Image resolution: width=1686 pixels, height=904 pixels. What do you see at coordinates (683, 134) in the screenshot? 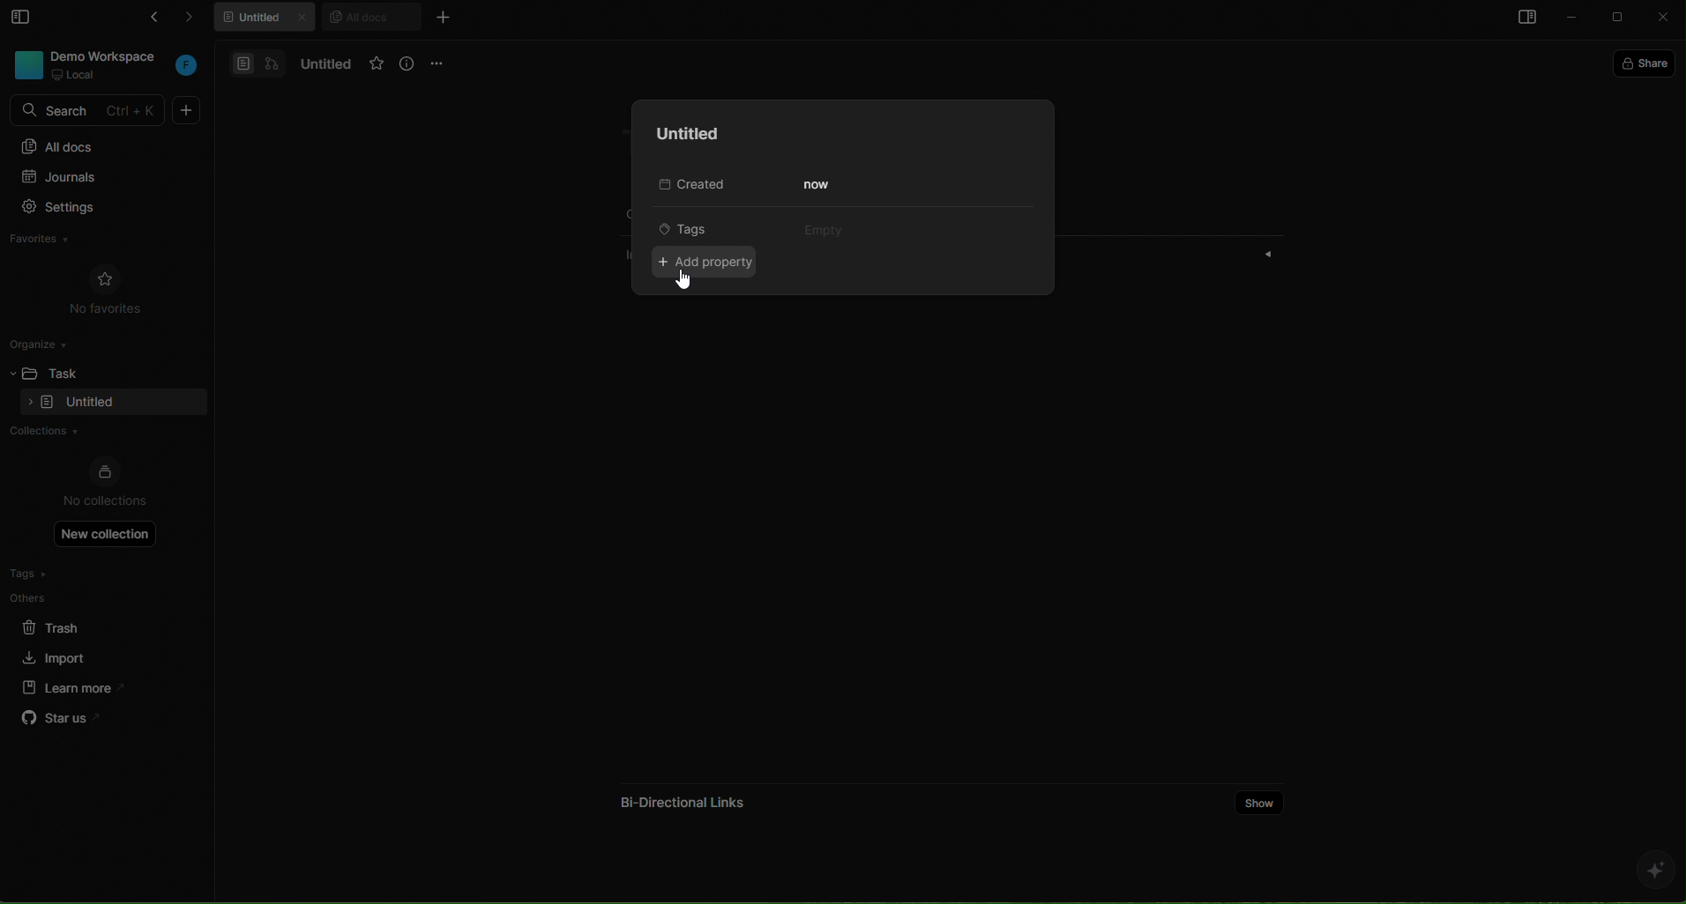
I see `untitled` at bounding box center [683, 134].